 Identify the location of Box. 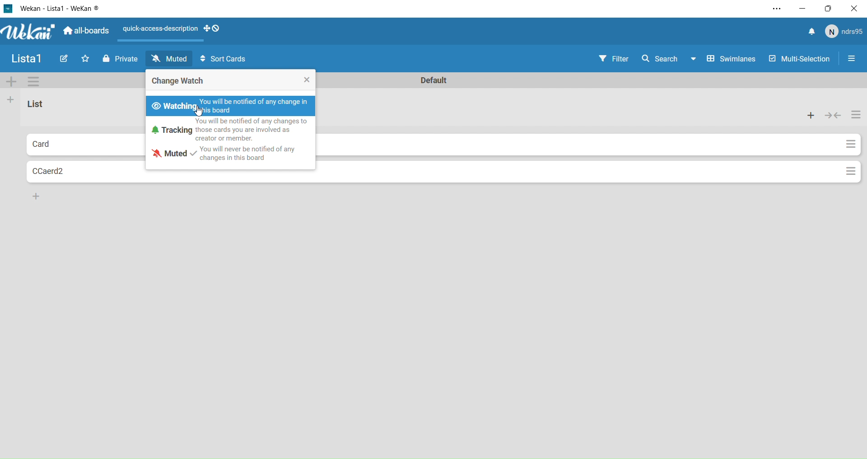
(832, 9).